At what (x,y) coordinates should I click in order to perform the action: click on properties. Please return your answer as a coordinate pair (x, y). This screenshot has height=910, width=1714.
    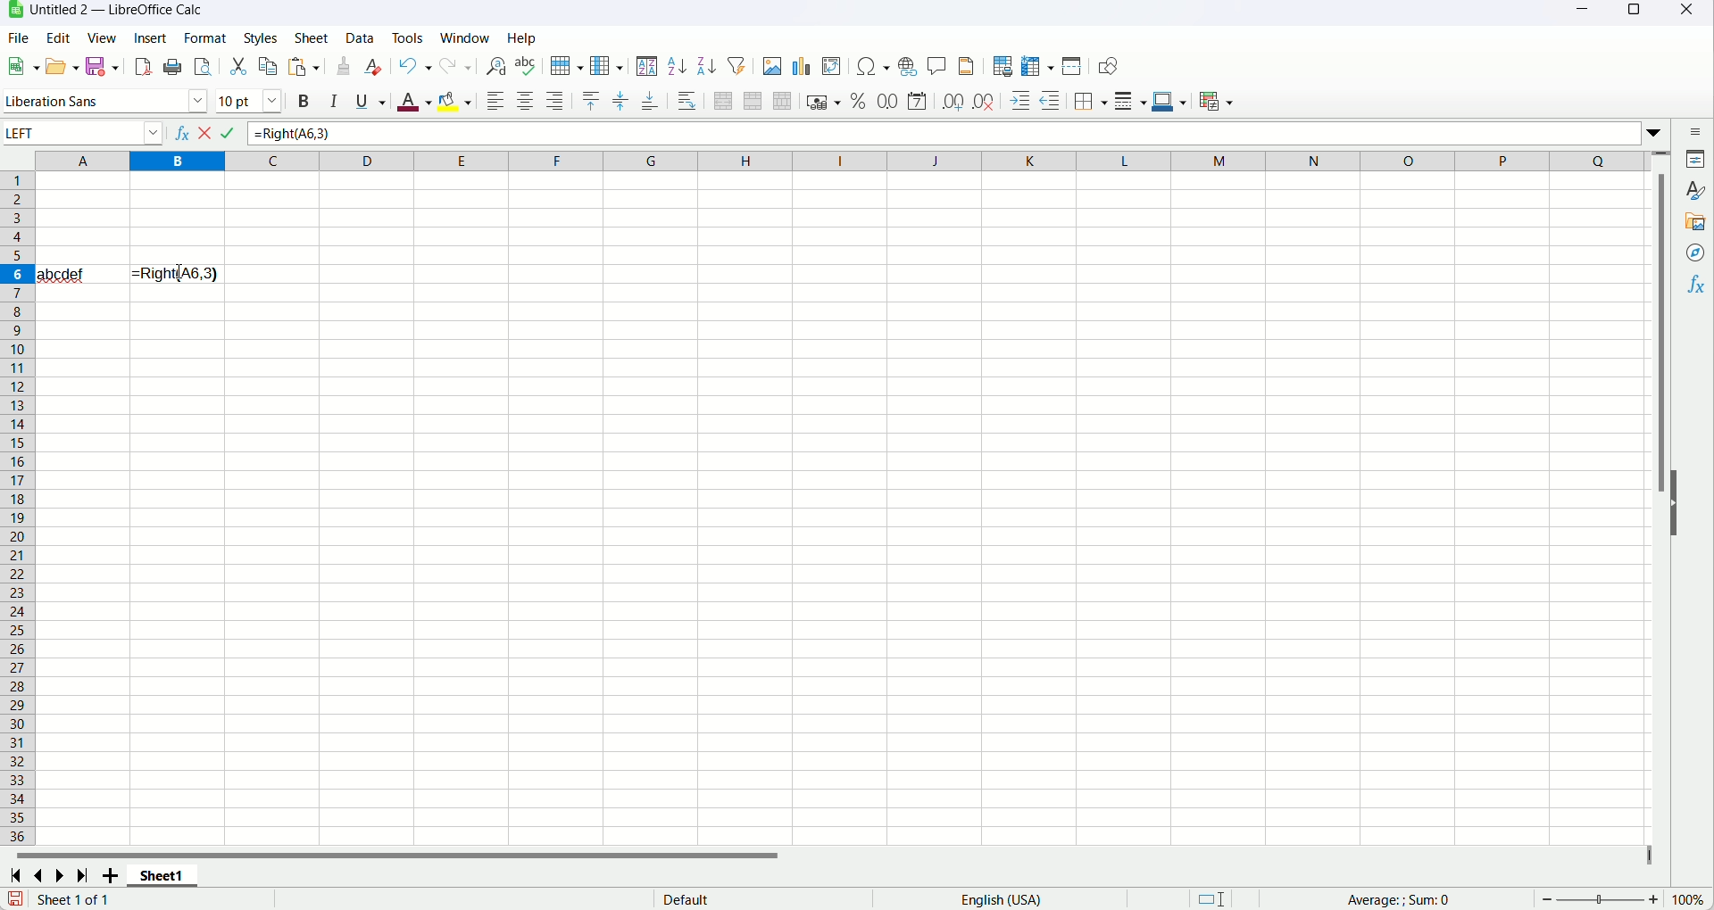
    Looking at the image, I should click on (1696, 161).